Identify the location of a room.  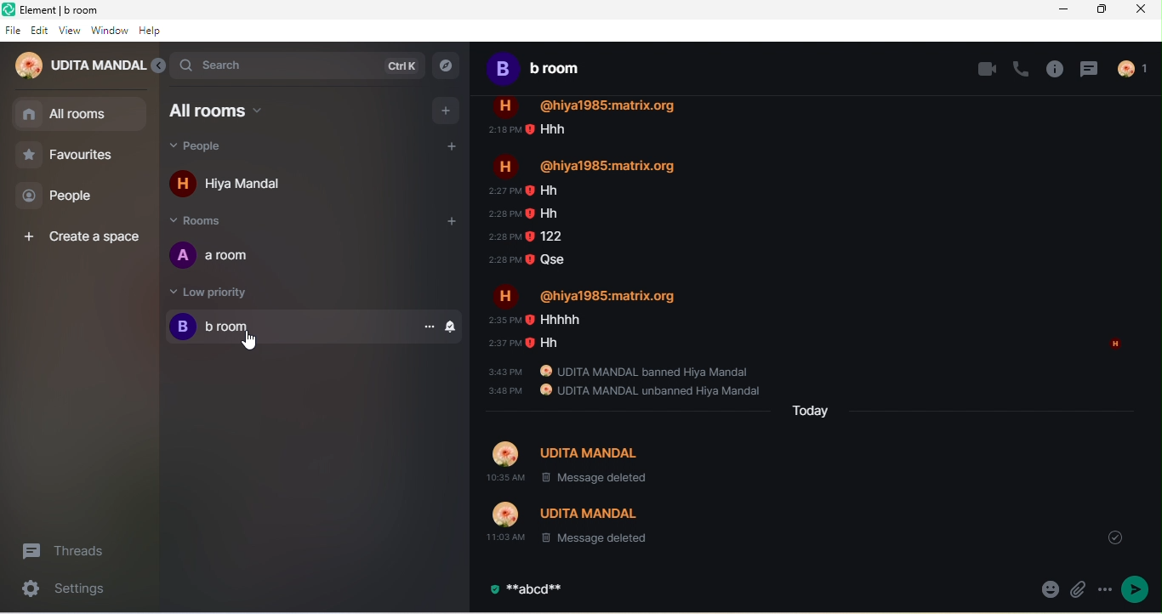
(225, 258).